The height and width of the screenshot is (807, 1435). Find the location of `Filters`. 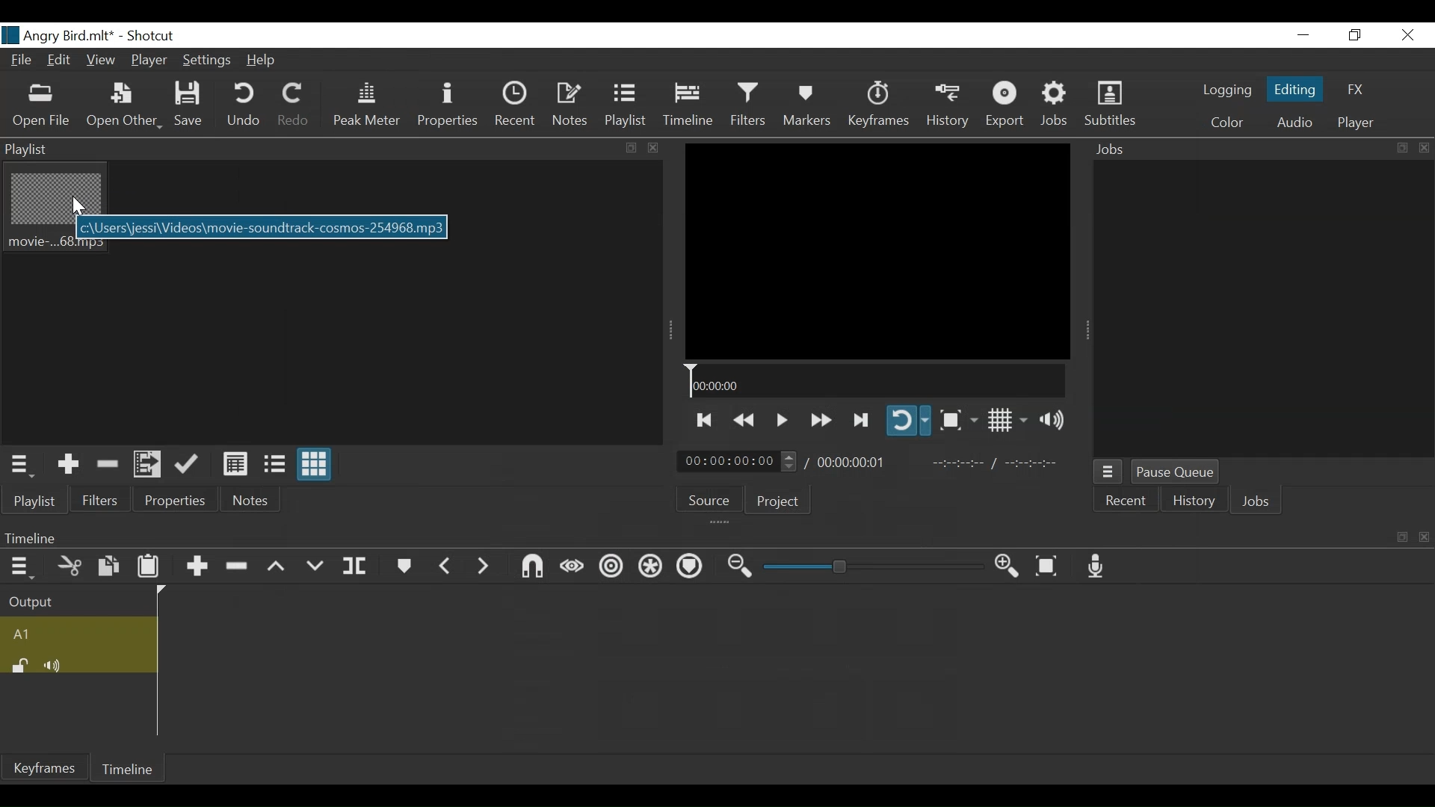

Filters is located at coordinates (748, 105).